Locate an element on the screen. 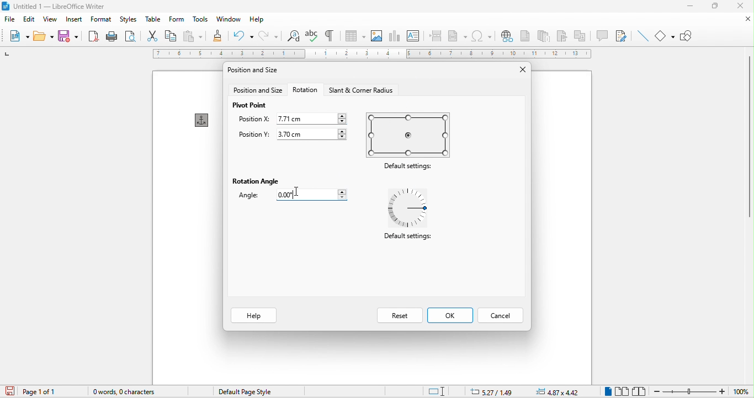 The width and height of the screenshot is (754, 398). table is located at coordinates (355, 36).